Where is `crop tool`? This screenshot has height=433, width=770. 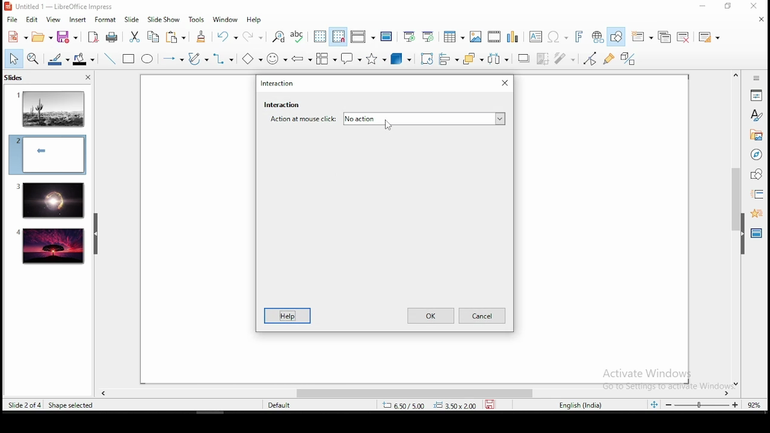
crop tool is located at coordinates (427, 59).